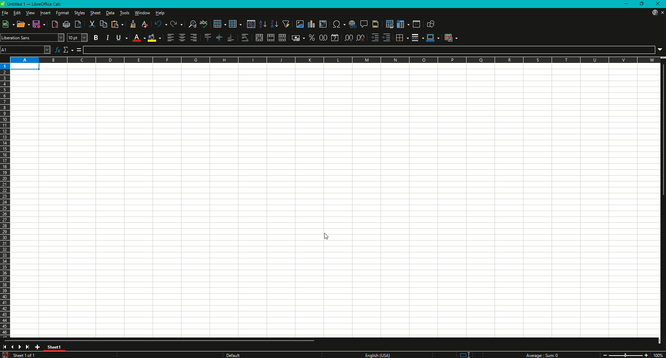 The image size is (666, 358). I want to click on Zoom slider, so click(626, 355).